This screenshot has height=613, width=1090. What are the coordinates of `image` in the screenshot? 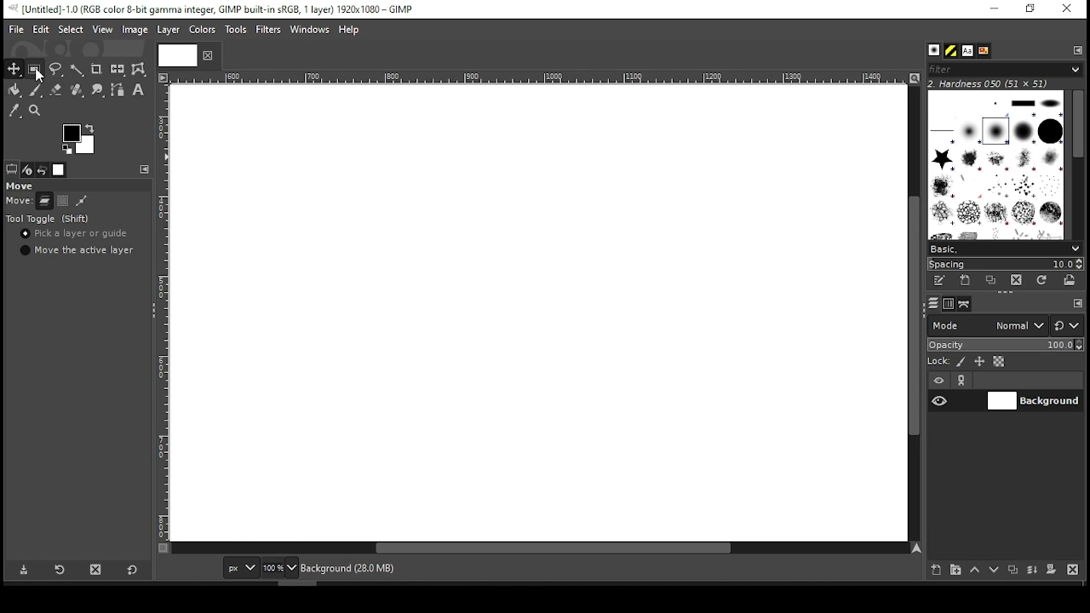 It's located at (134, 30).